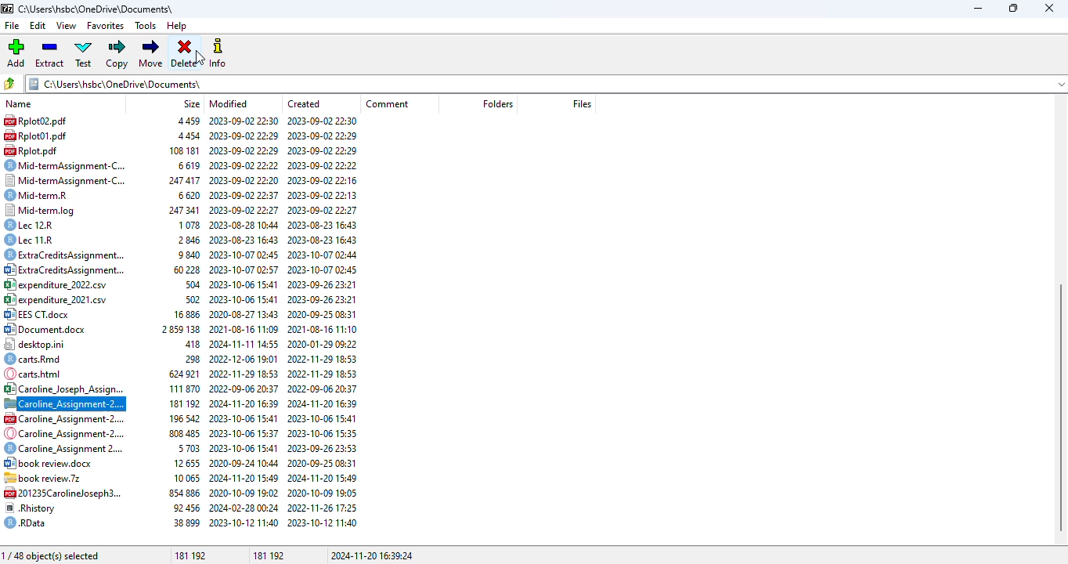 The width and height of the screenshot is (1068, 564). Describe the element at coordinates (65, 255) in the screenshot. I see `ExtraCr
© ExtraCreditsAssignment...` at that location.